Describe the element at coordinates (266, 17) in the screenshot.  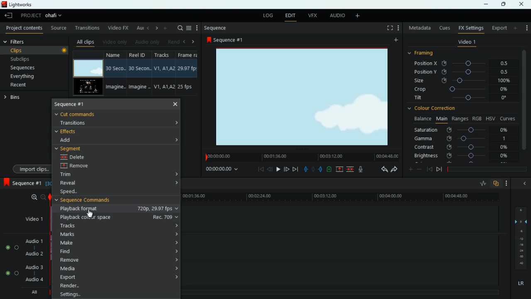
I see `log` at that location.